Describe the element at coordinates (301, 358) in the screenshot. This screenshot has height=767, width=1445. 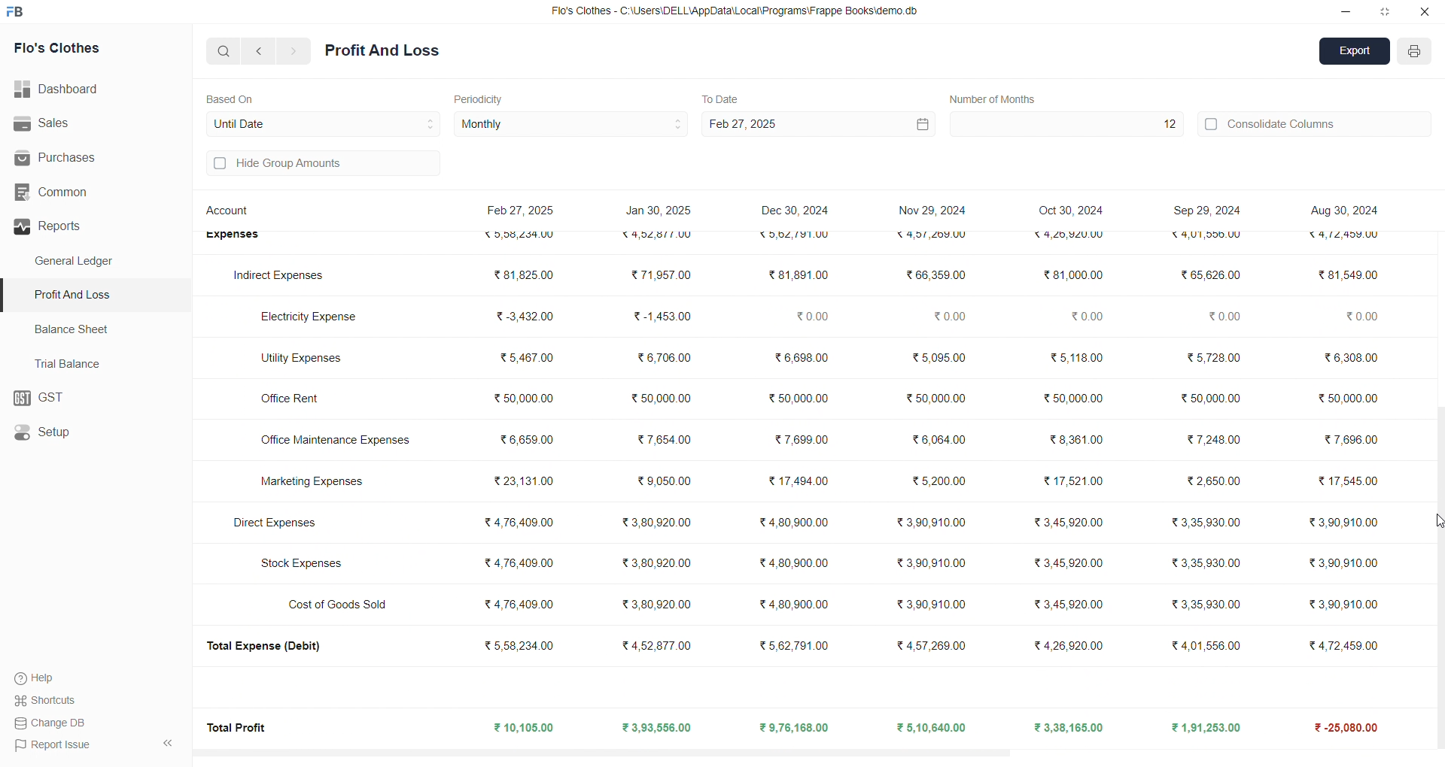
I see `Utility Expenses.` at that location.